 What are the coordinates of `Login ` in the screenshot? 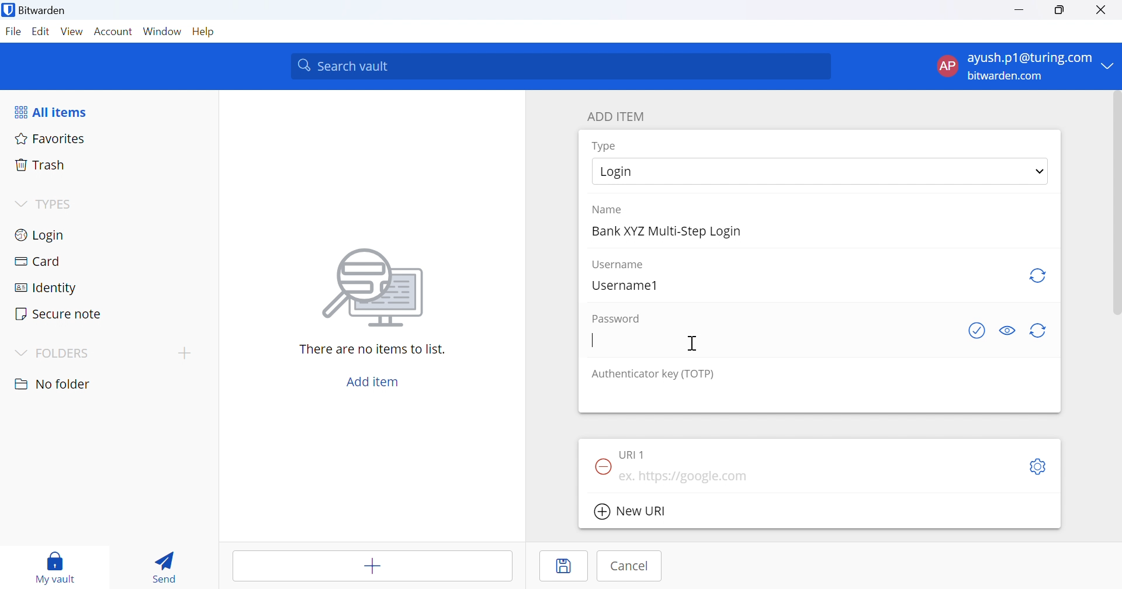 It's located at (632, 171).